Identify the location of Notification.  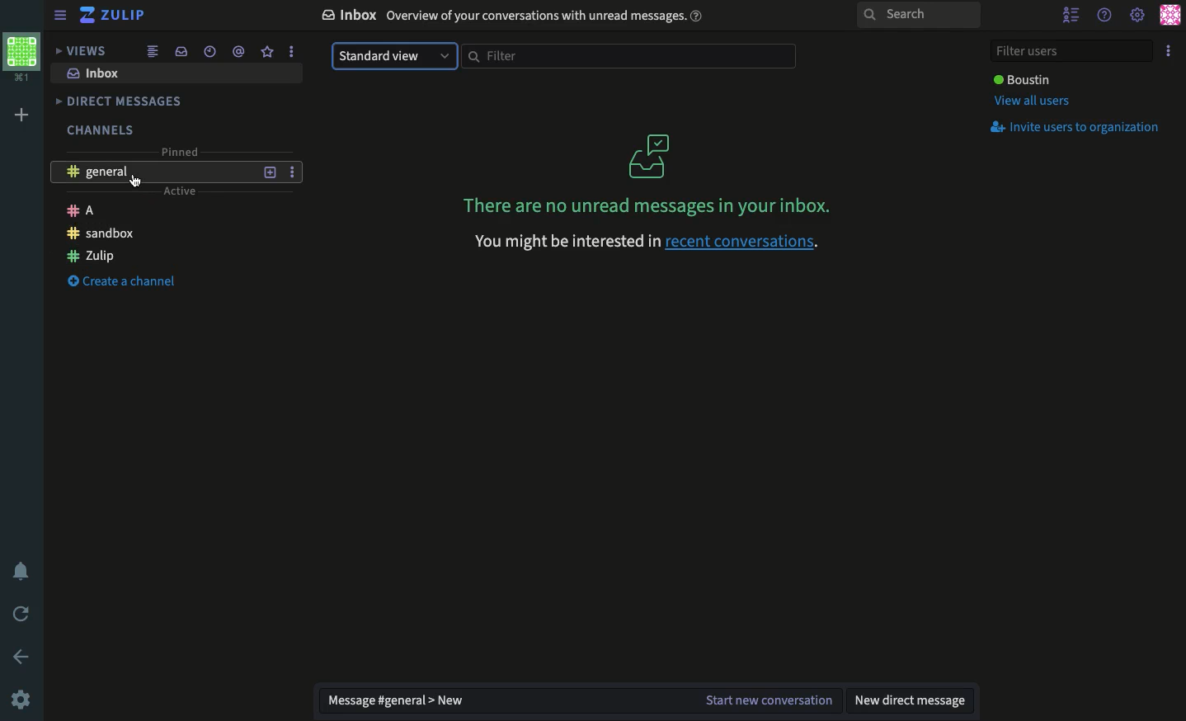
(20, 569).